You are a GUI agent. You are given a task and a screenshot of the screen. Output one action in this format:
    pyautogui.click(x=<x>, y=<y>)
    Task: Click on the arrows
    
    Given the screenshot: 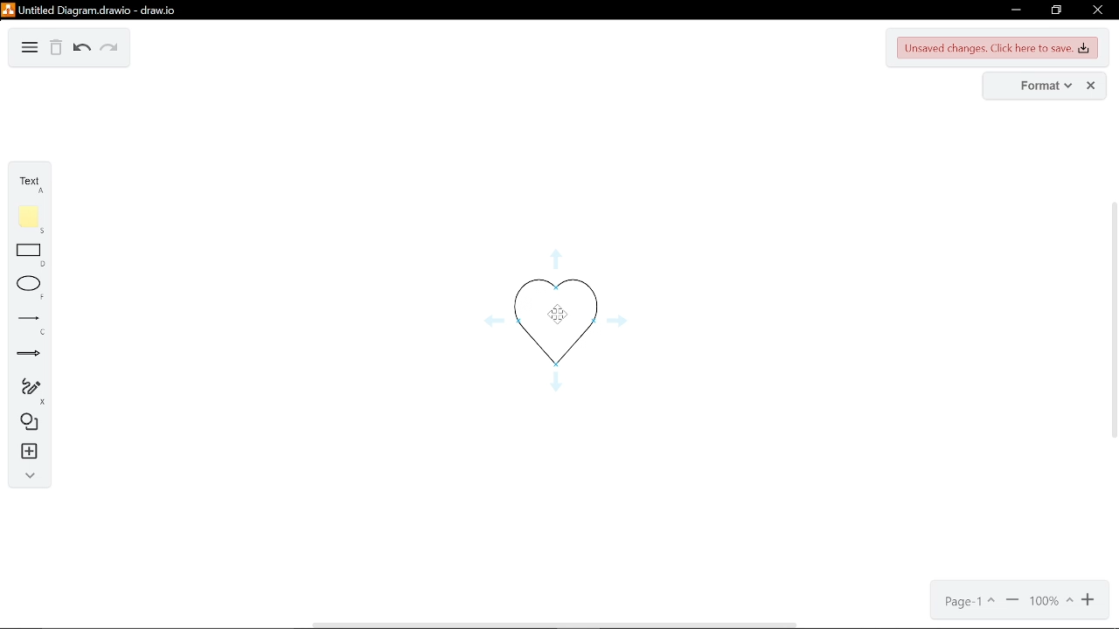 What is the action you would take?
    pyautogui.click(x=30, y=354)
    